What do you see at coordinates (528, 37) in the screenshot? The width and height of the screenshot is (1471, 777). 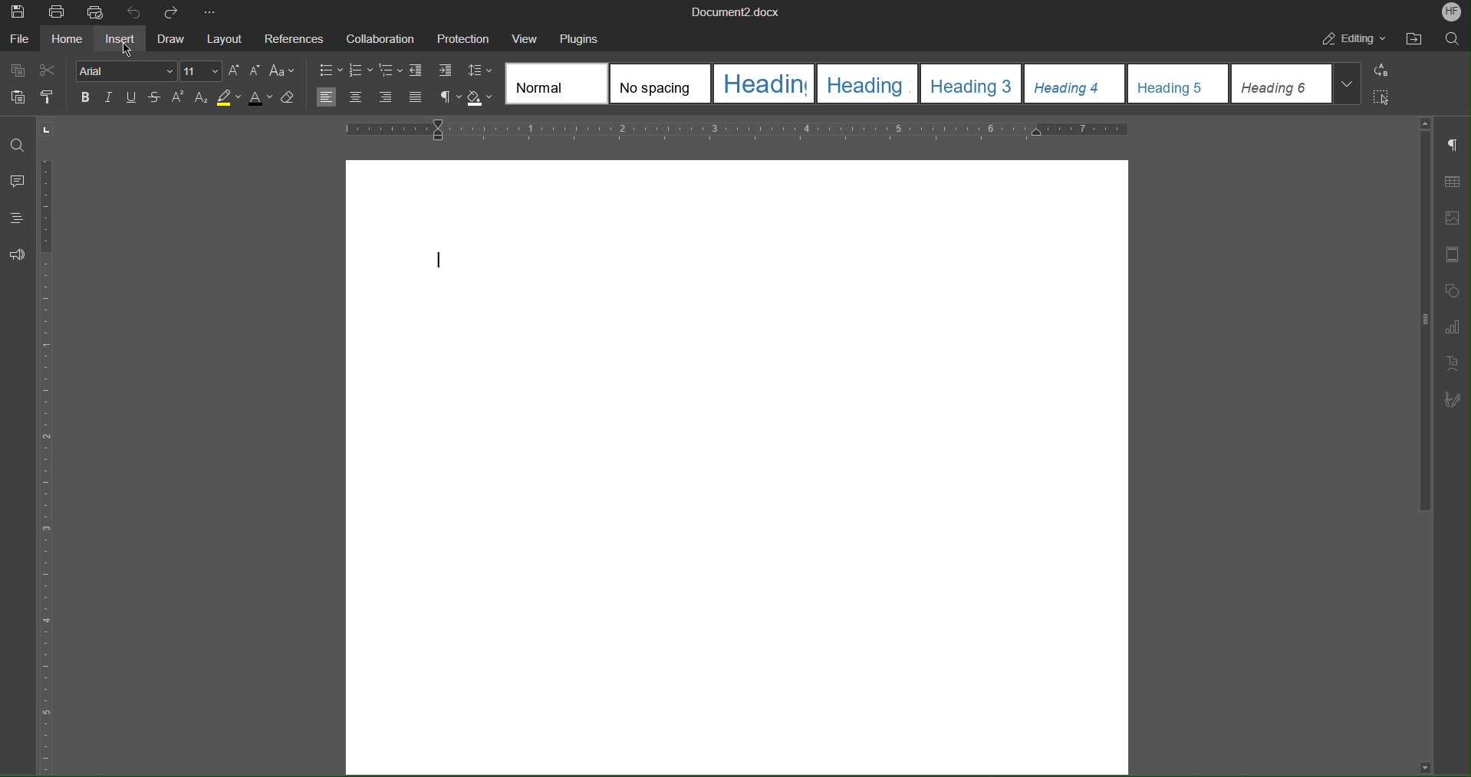 I see `View` at bounding box center [528, 37].